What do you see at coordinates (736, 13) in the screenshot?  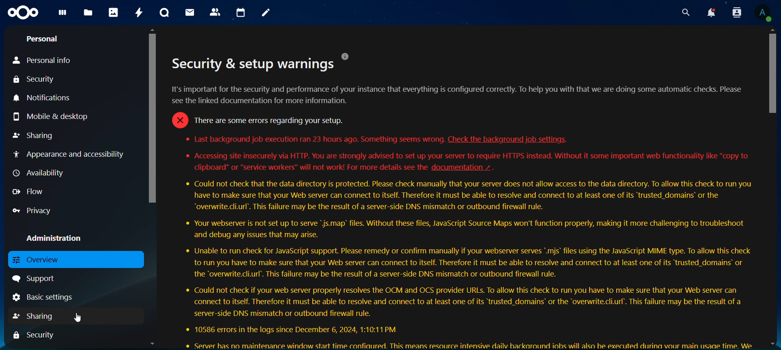 I see `search contacts` at bounding box center [736, 13].